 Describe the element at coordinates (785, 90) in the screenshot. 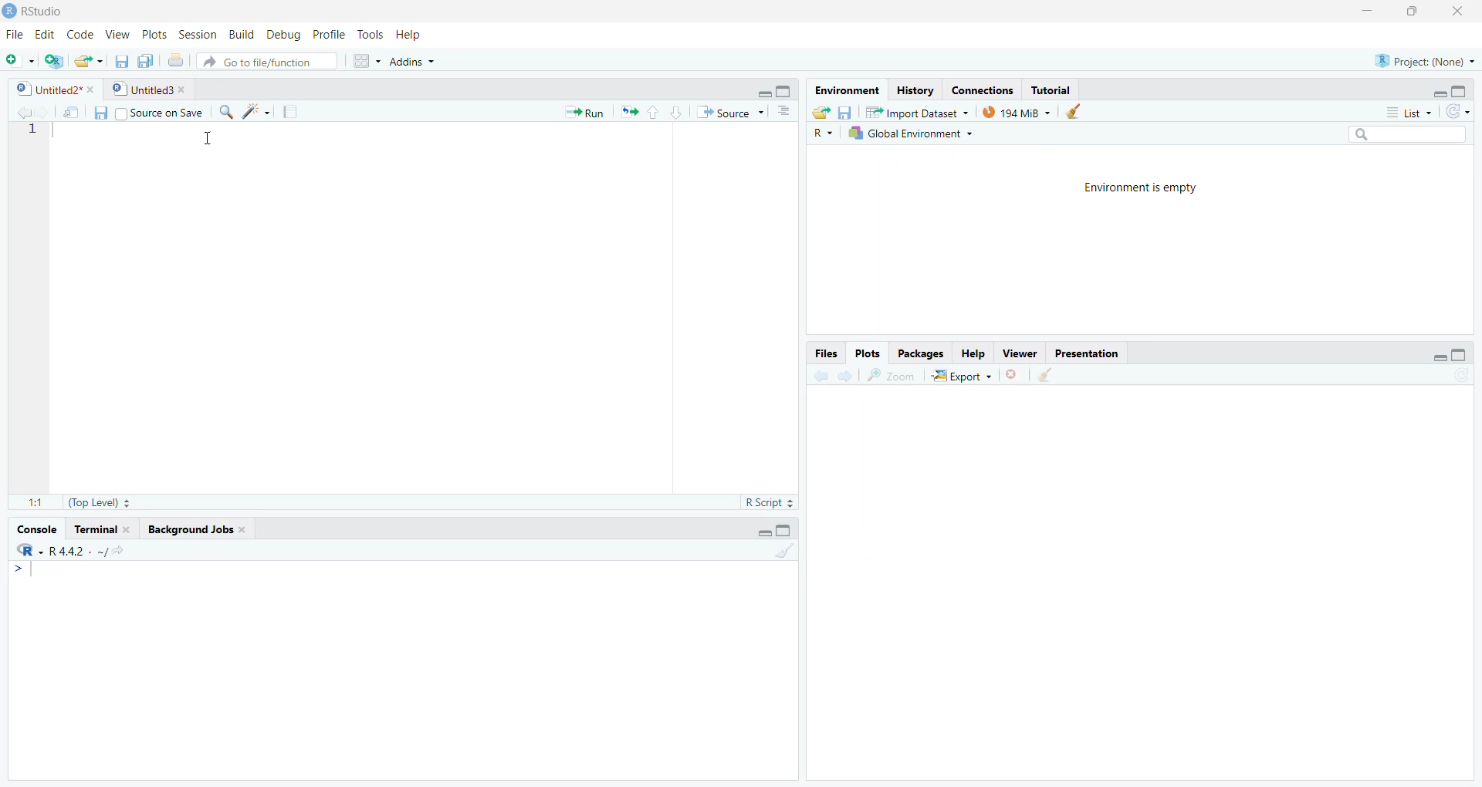

I see `Maximize` at that location.